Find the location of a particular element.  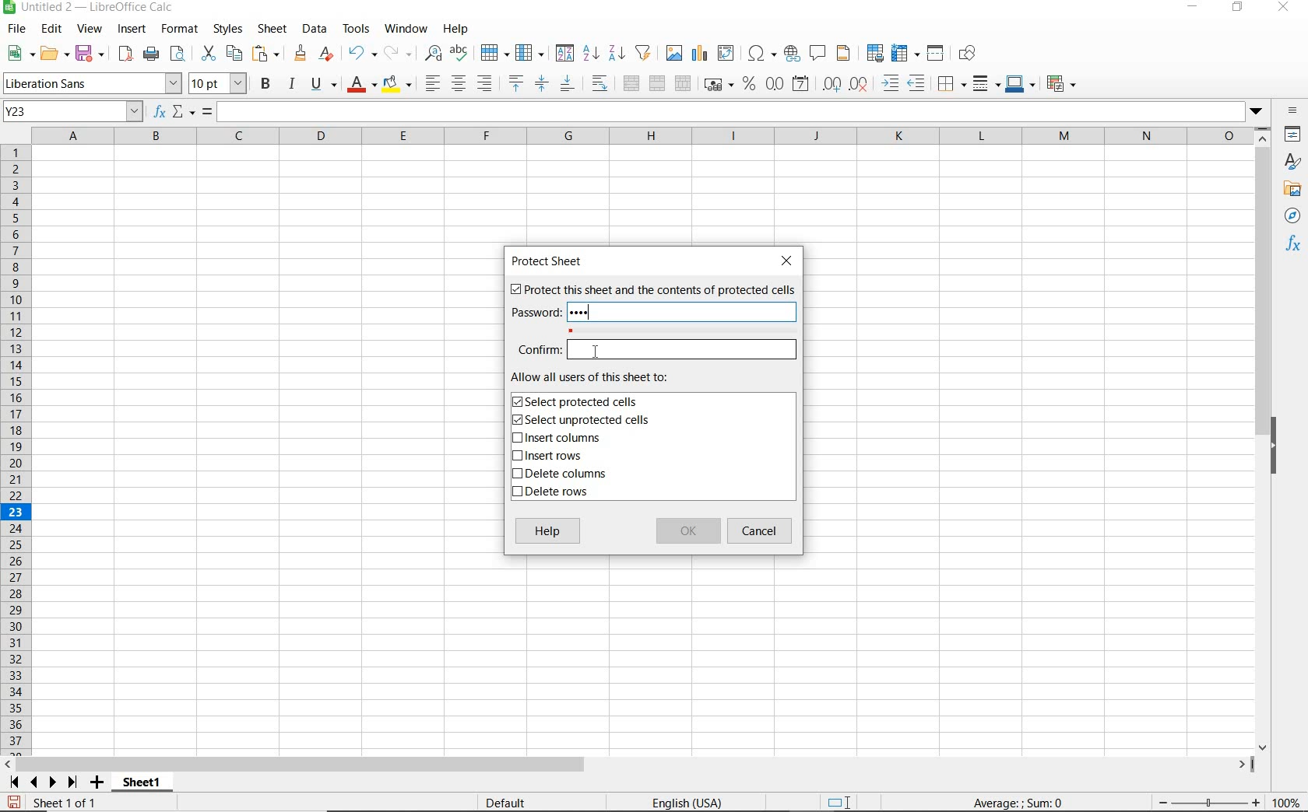

INSERT HYPERLINK is located at coordinates (792, 54).